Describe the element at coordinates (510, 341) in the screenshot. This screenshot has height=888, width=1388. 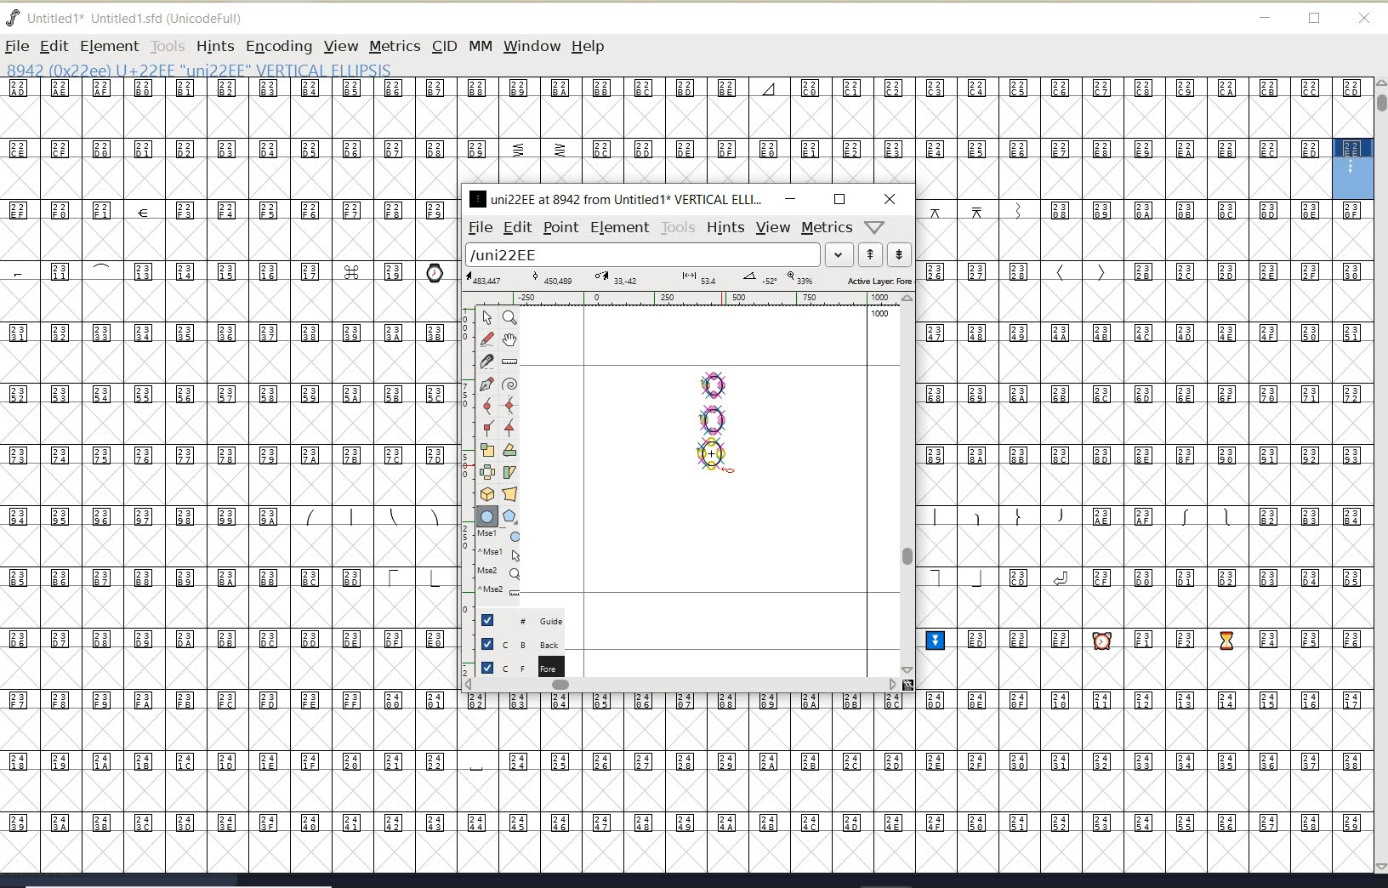
I see `scroll by hand` at that location.